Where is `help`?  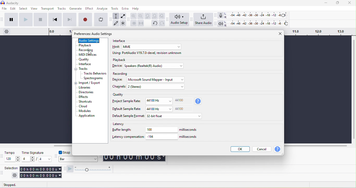 help is located at coordinates (136, 9).